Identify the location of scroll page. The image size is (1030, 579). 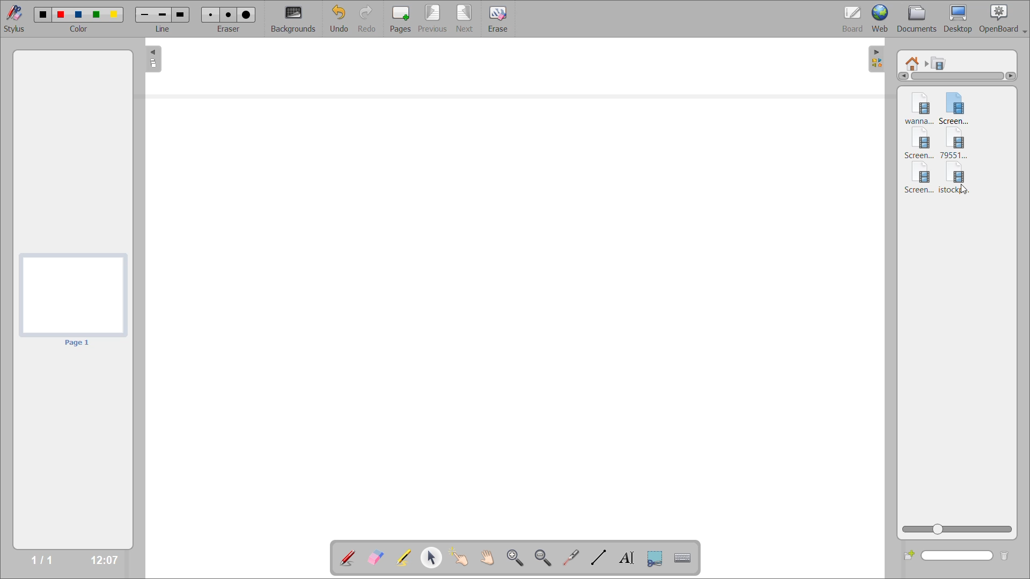
(486, 555).